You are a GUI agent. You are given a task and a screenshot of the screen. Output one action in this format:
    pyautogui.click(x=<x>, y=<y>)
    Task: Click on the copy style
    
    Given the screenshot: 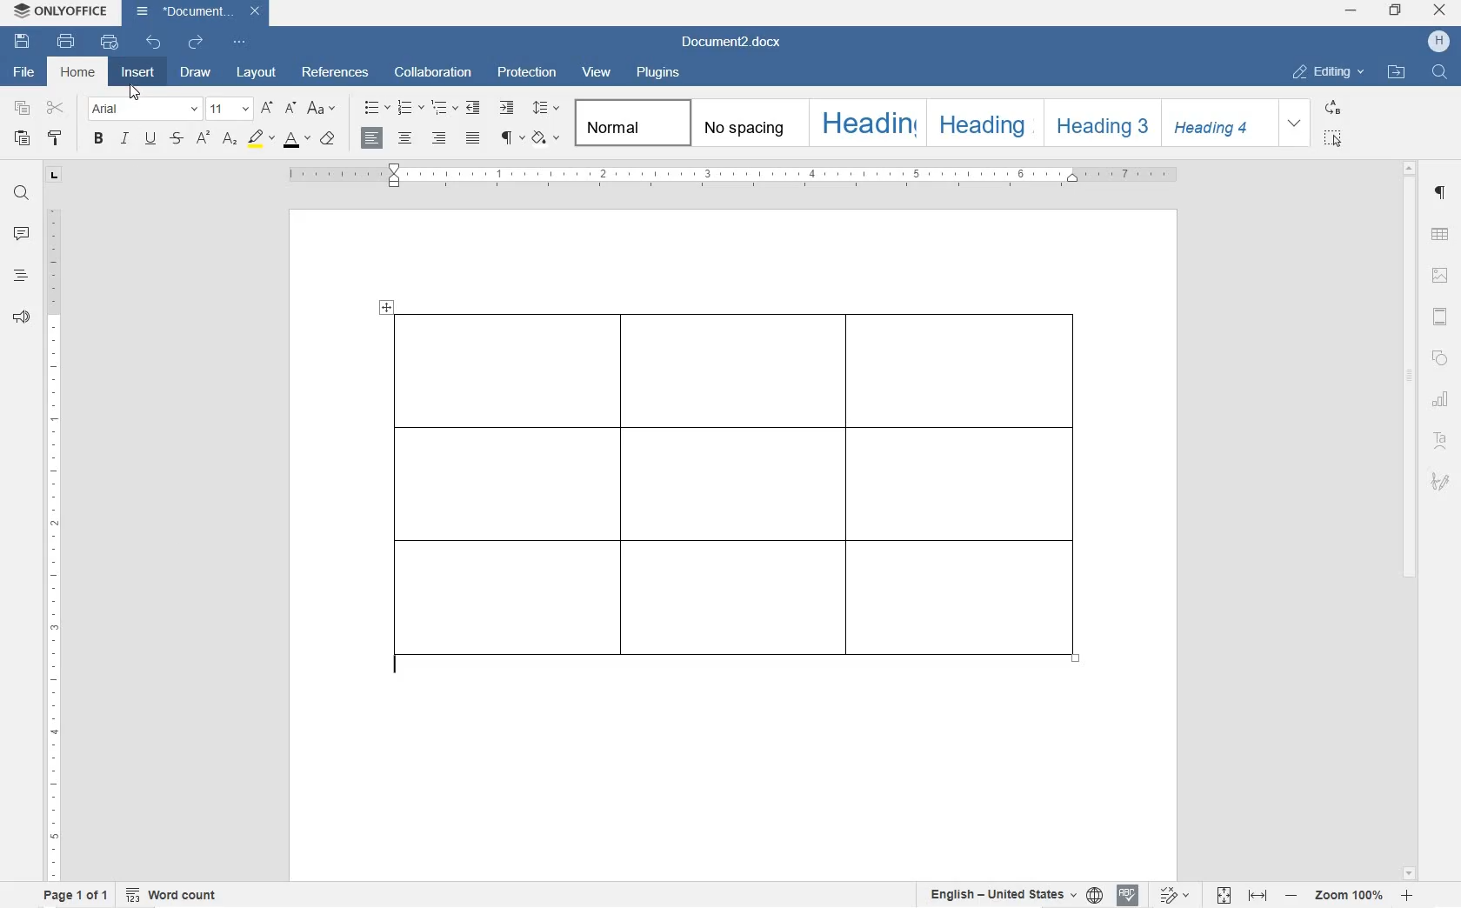 What is the action you would take?
    pyautogui.click(x=56, y=138)
    